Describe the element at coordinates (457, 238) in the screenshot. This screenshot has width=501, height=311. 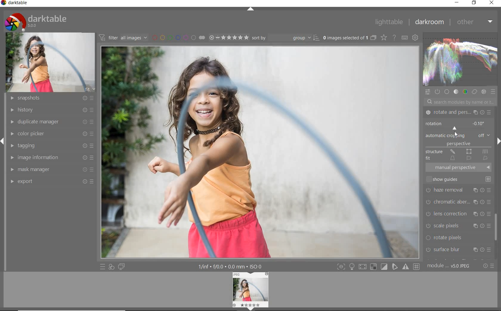
I see `rotate pixels` at that location.